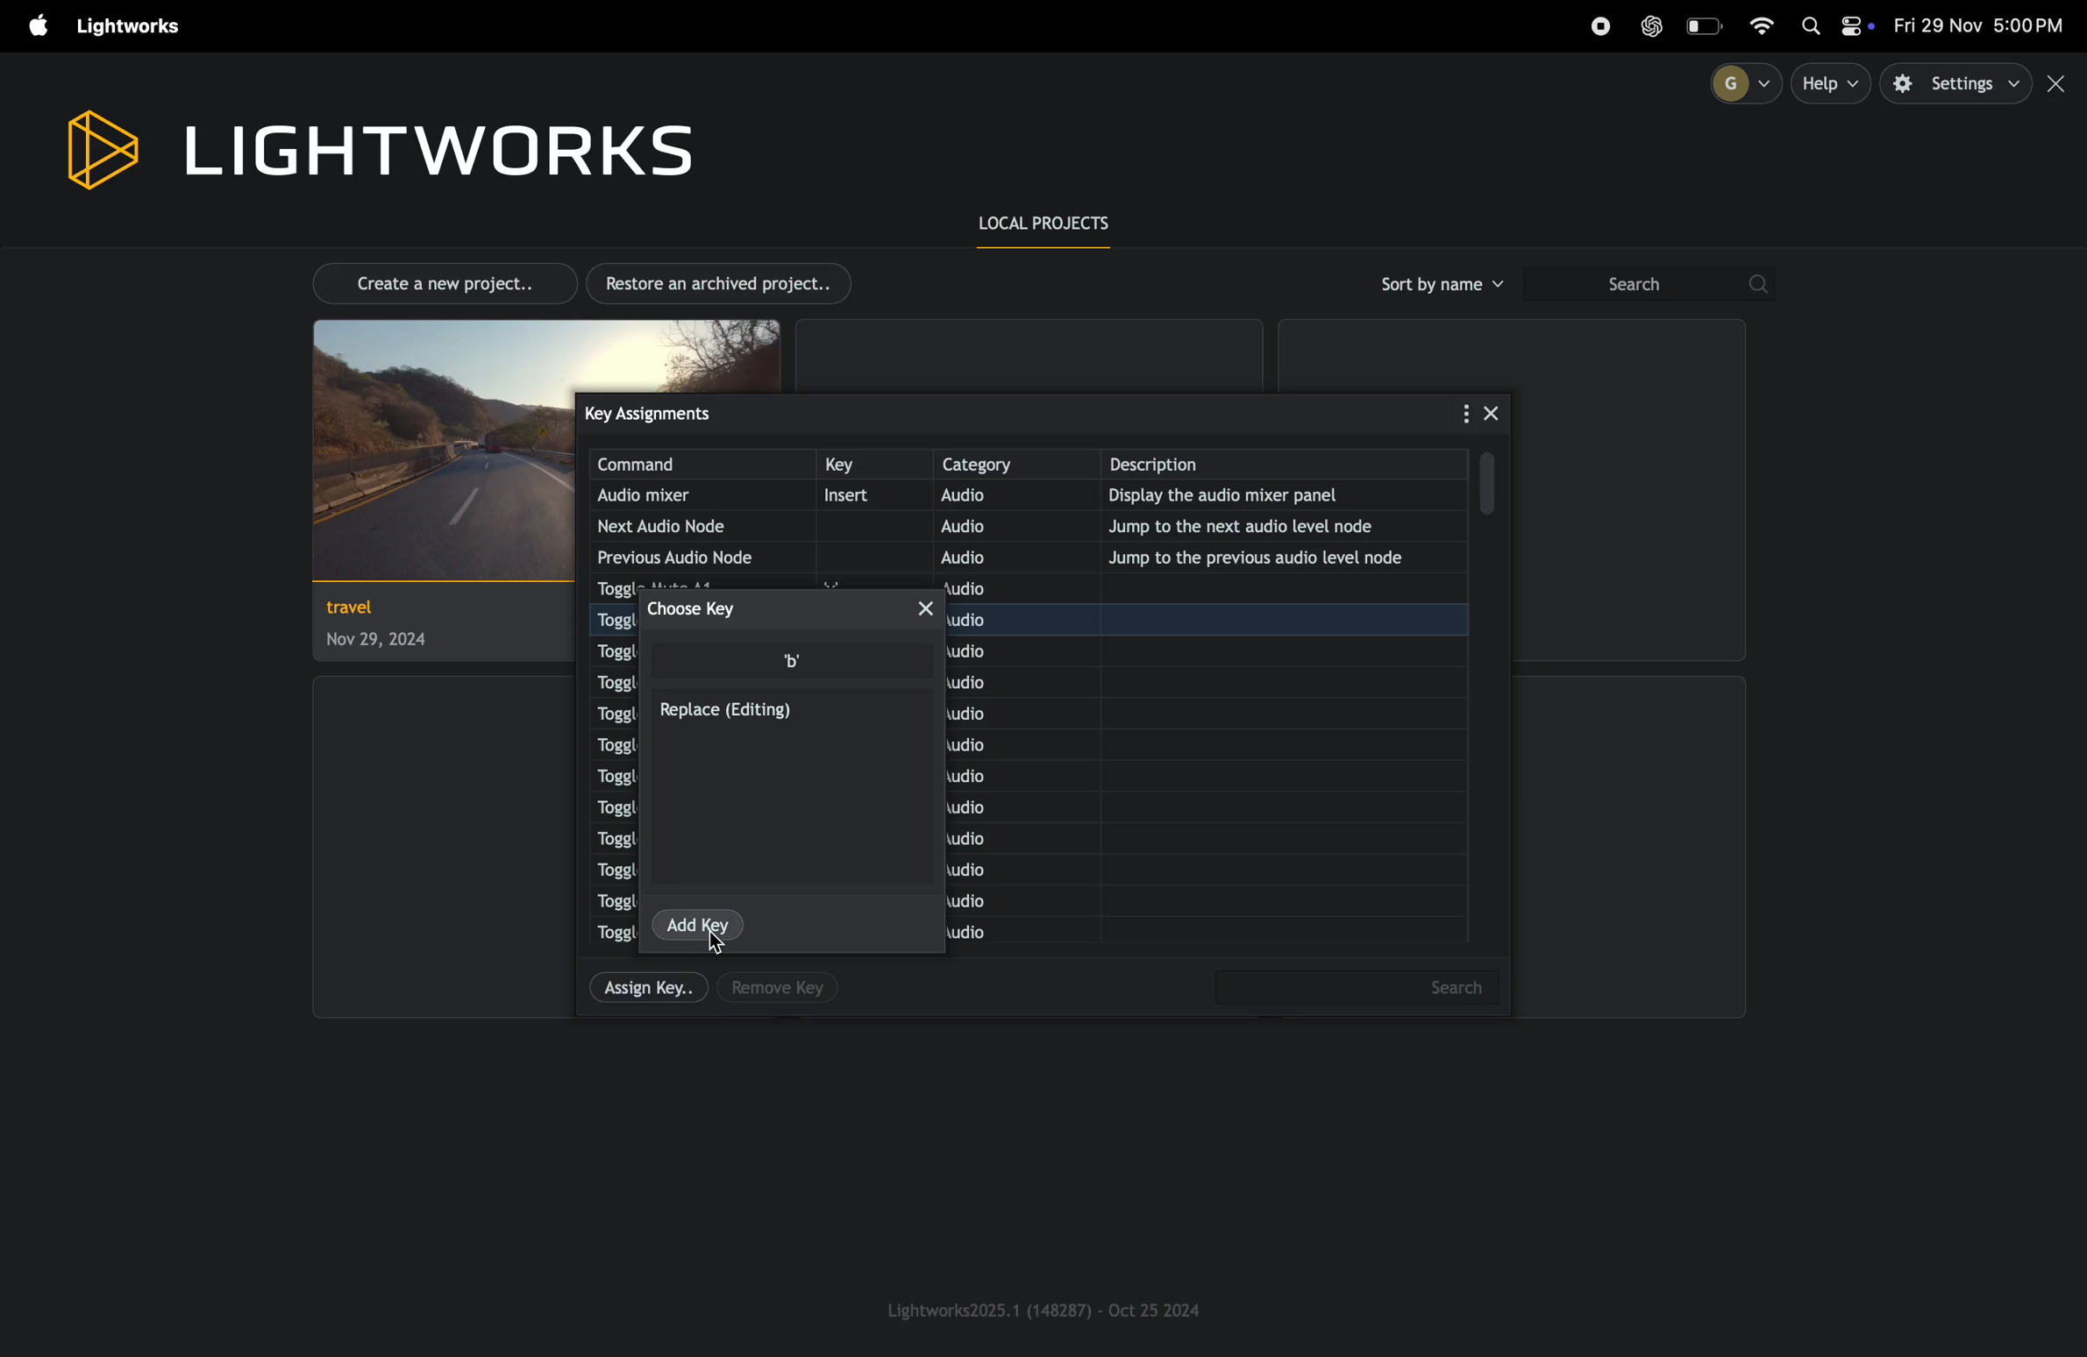 This screenshot has width=2087, height=1357. What do you see at coordinates (730, 714) in the screenshot?
I see `replace editiing` at bounding box center [730, 714].